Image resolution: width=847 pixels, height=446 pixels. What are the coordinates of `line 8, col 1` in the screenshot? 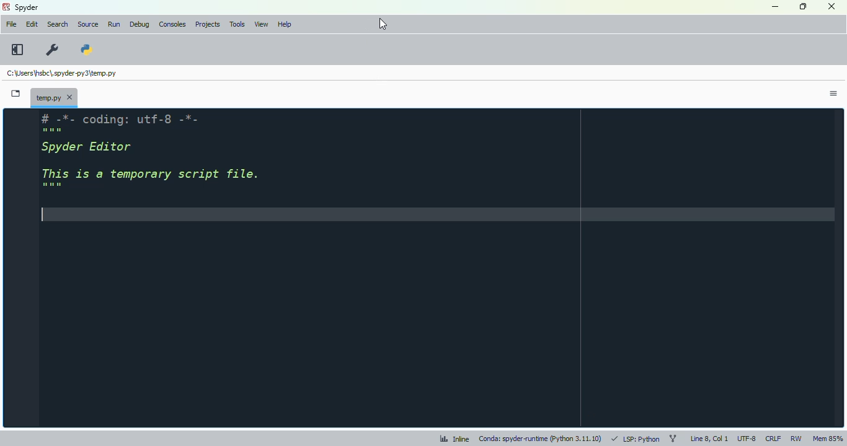 It's located at (711, 440).